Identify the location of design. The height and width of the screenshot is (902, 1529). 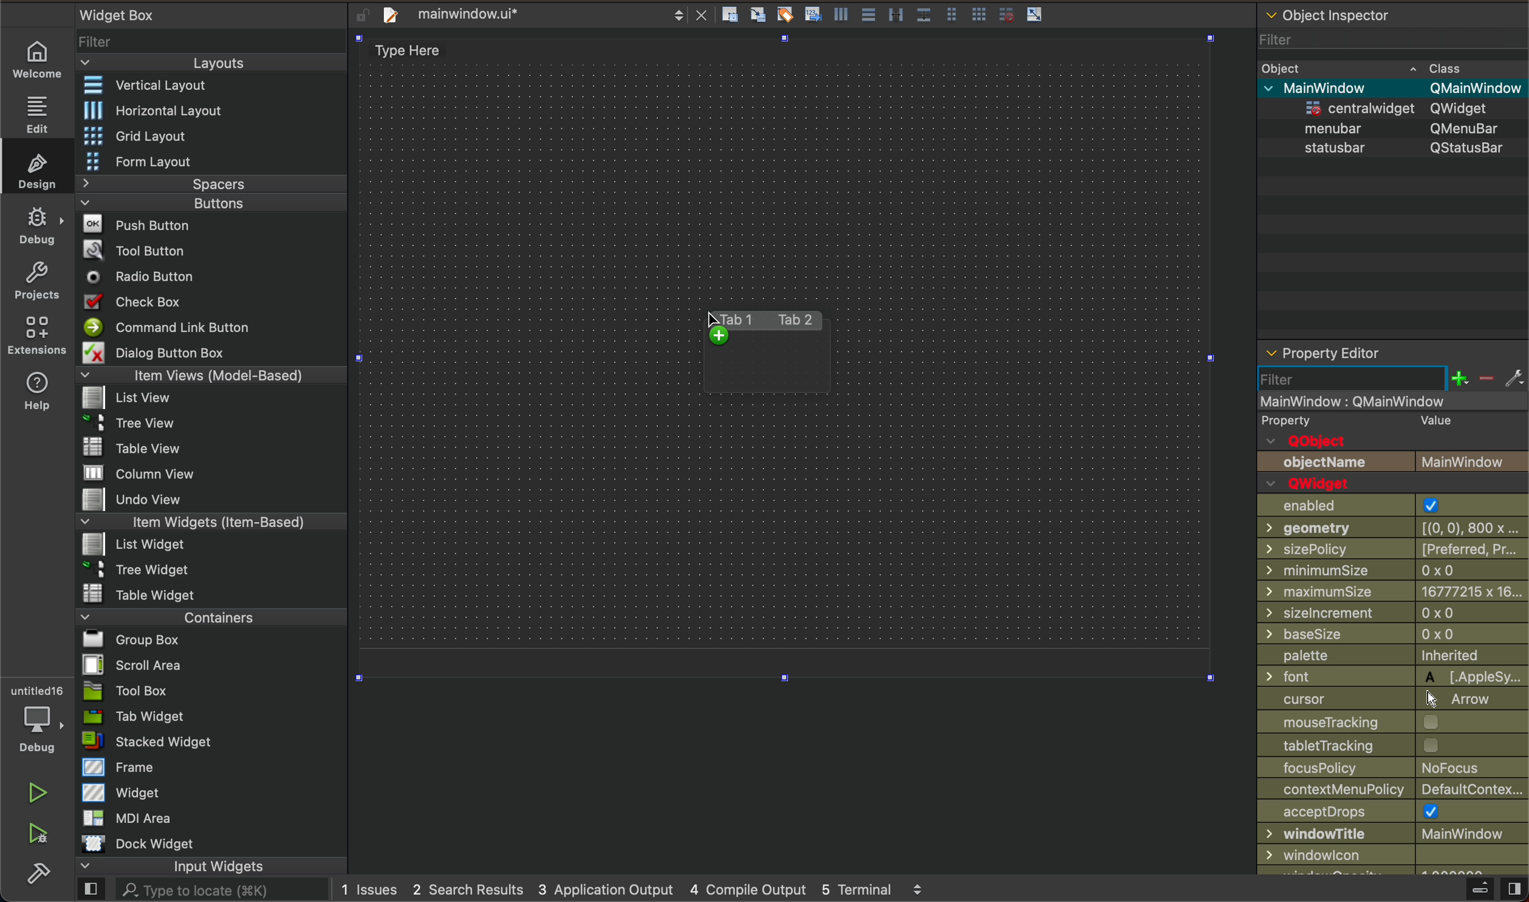
(36, 167).